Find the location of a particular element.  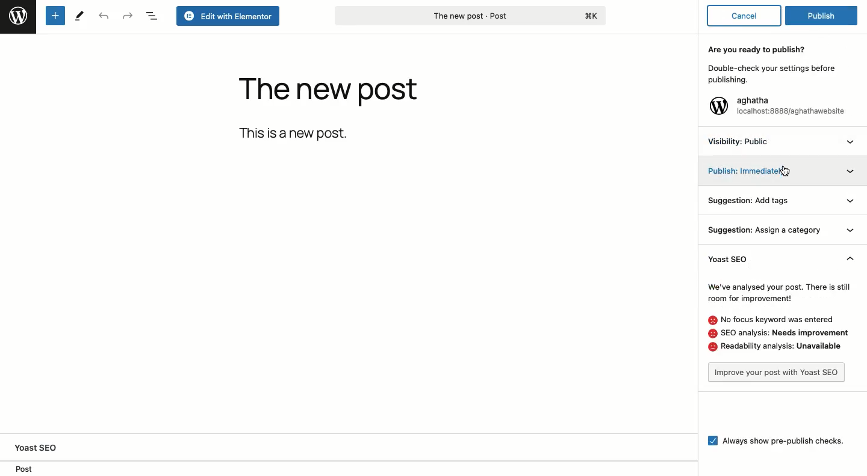

Redo is located at coordinates (128, 15).